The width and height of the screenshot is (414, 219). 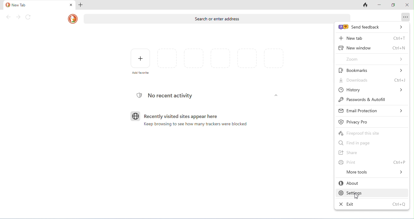 What do you see at coordinates (372, 204) in the screenshot?
I see `exit` at bounding box center [372, 204].